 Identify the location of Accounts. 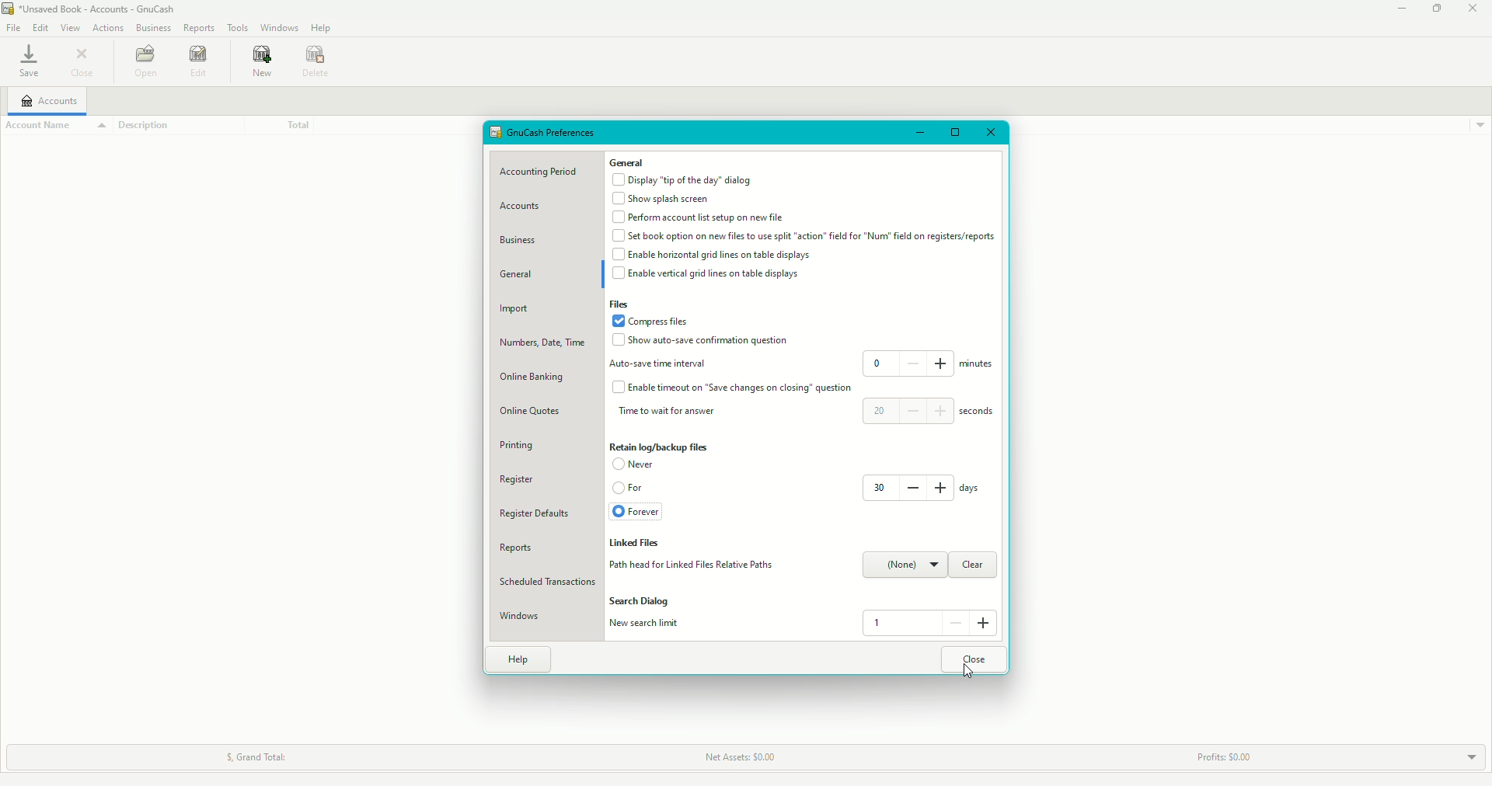
(48, 100).